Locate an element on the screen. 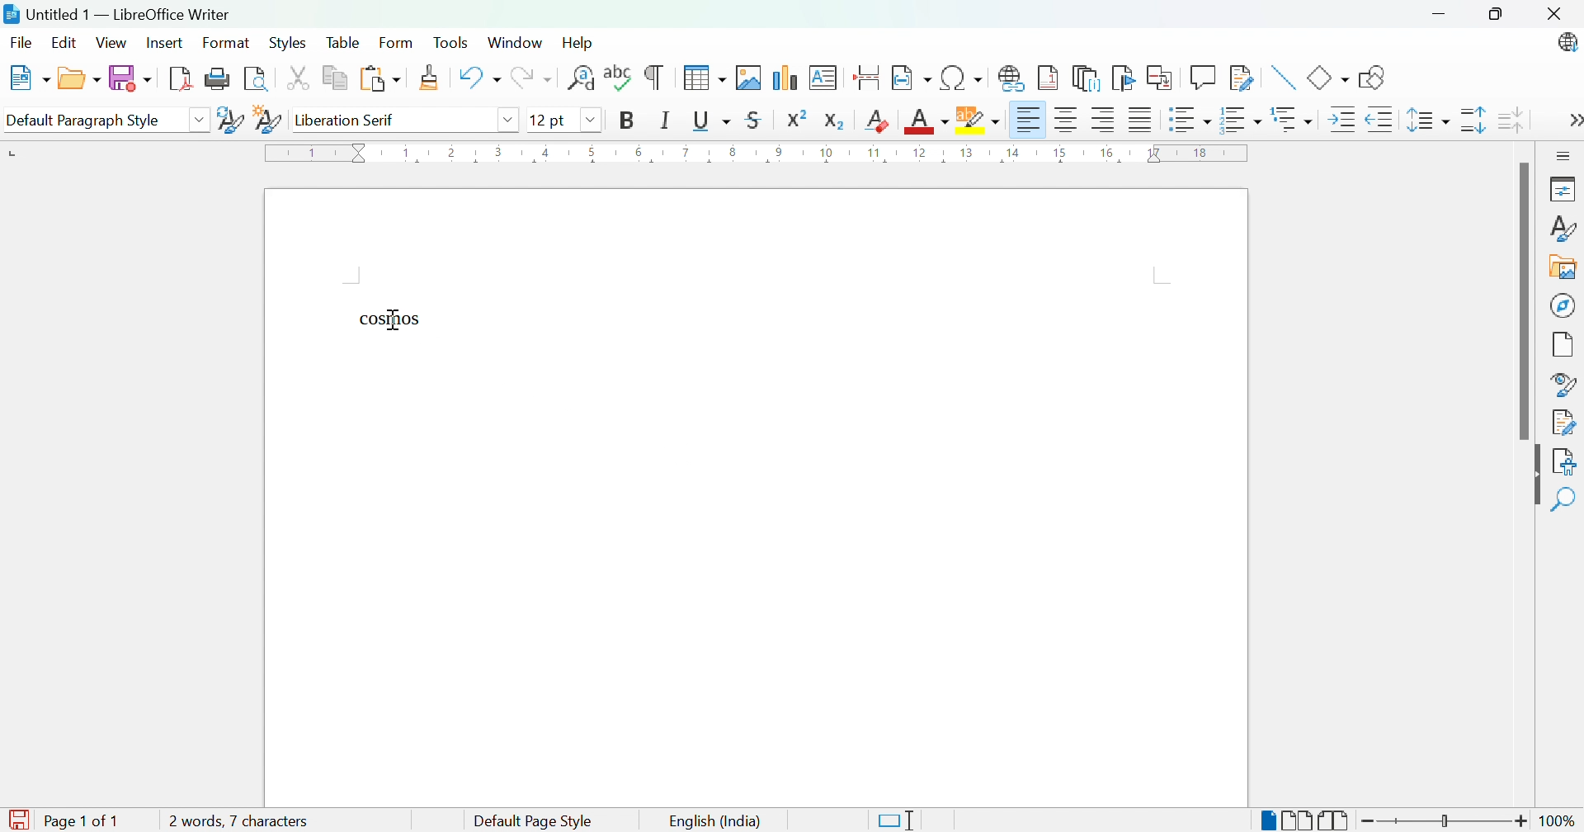  Undo is located at coordinates (479, 77).